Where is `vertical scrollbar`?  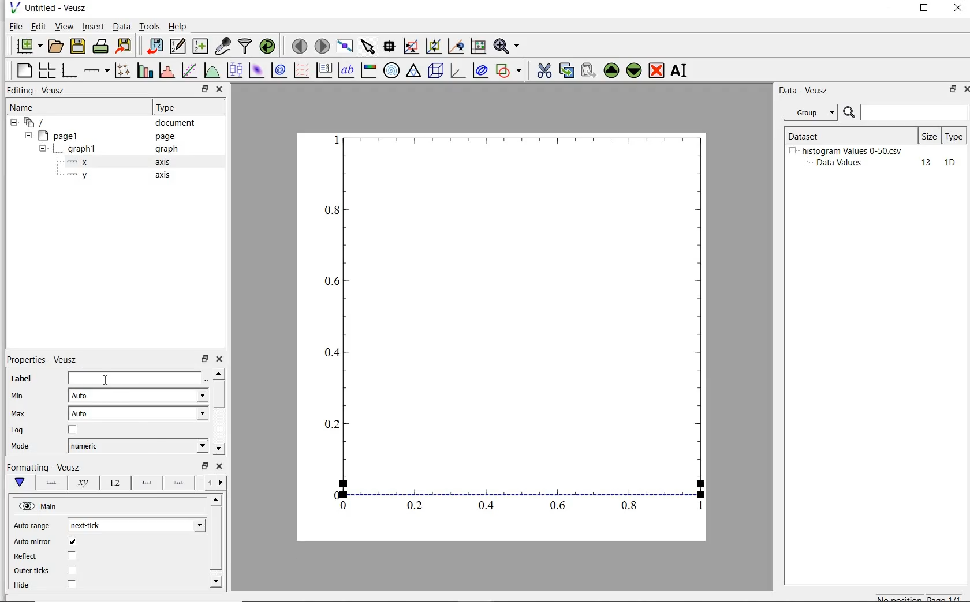
vertical scrollbar is located at coordinates (215, 539).